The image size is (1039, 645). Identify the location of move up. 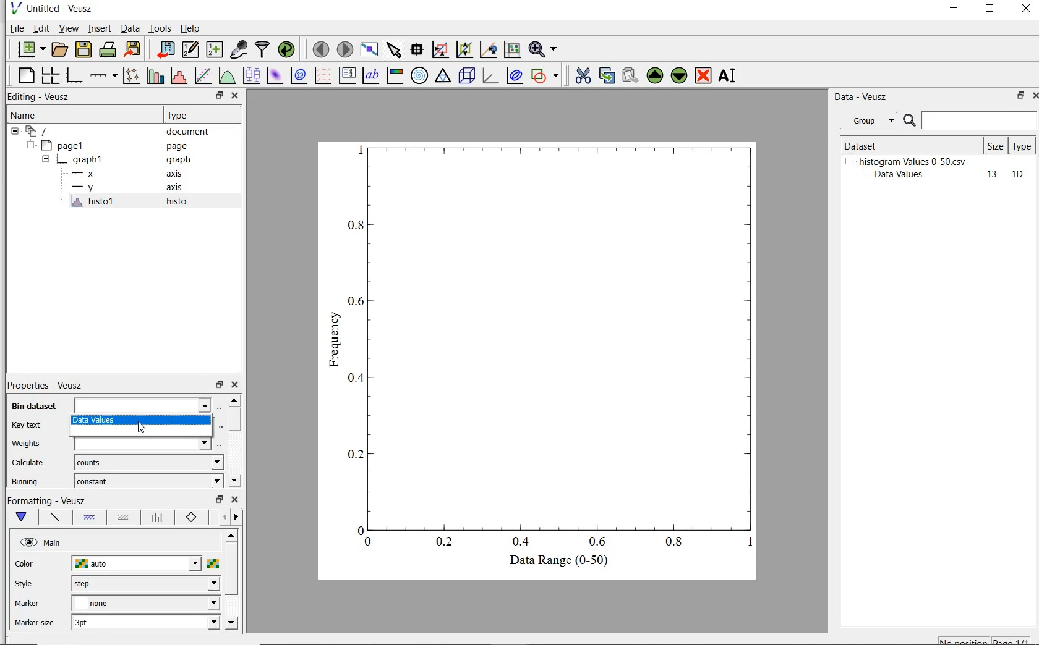
(234, 400).